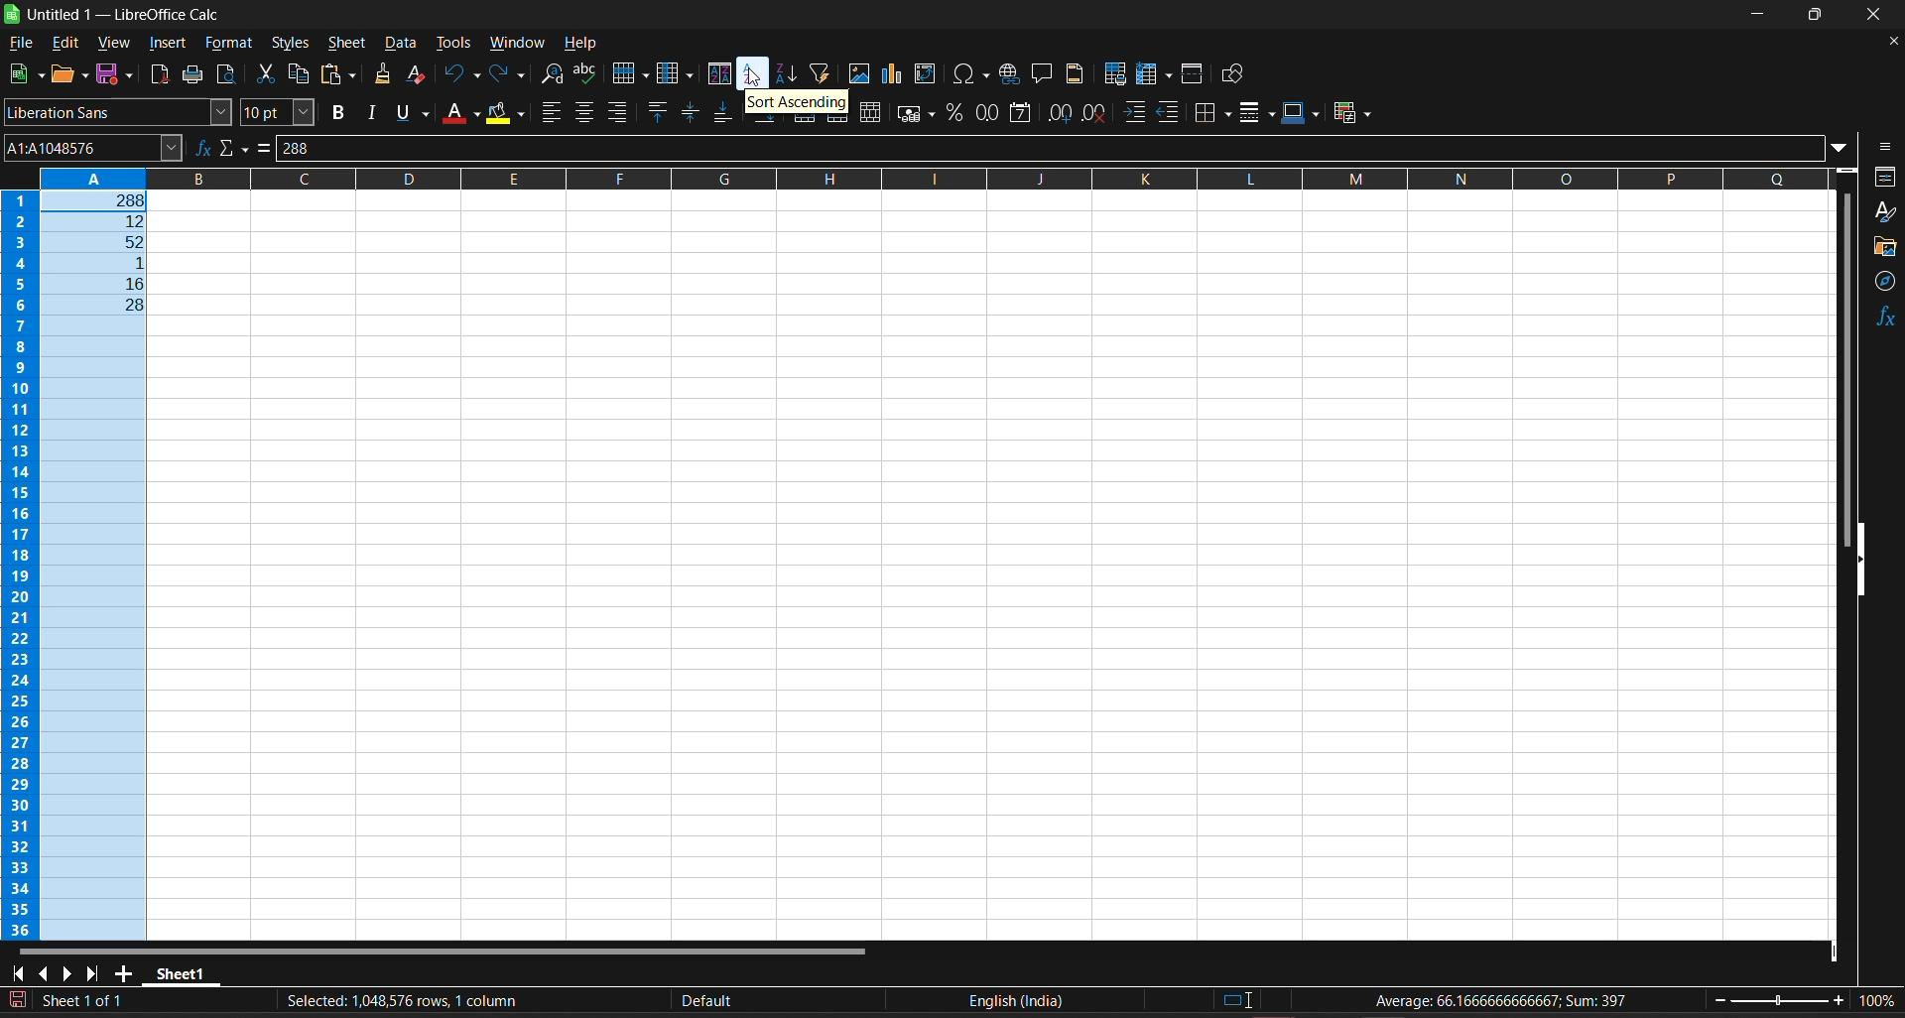 This screenshot has width=1905, height=1018. I want to click on center vertically, so click(688, 112).